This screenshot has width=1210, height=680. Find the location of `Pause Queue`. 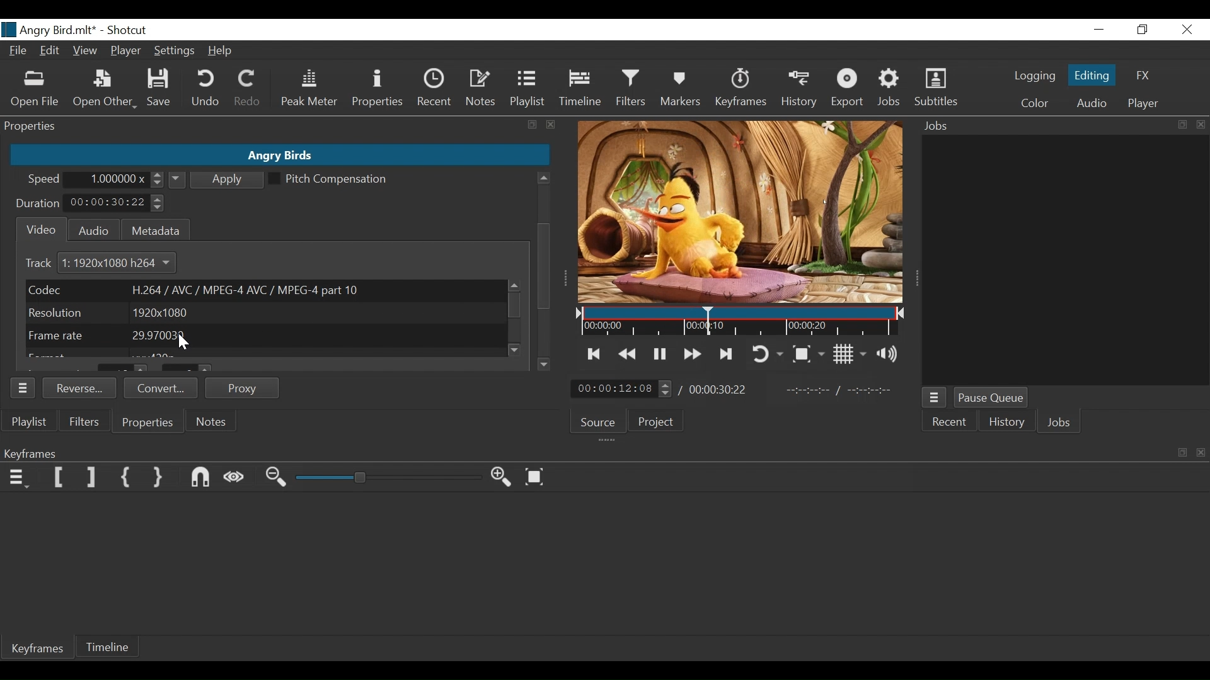

Pause Queue is located at coordinates (991, 398).